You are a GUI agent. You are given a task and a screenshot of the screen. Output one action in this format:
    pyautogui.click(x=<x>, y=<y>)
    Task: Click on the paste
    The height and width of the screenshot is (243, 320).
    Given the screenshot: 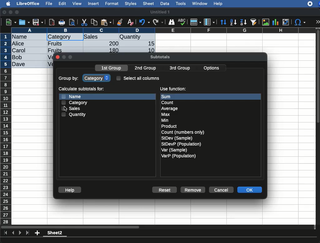 What is the action you would take?
    pyautogui.click(x=106, y=22)
    